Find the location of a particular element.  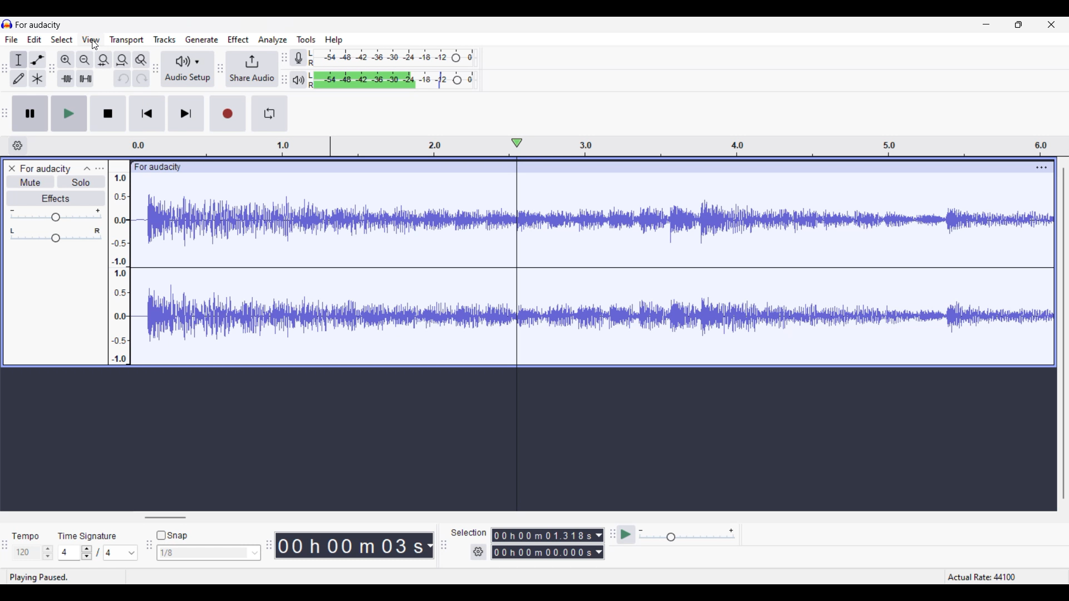

Volume scale is located at coordinates (55, 215).